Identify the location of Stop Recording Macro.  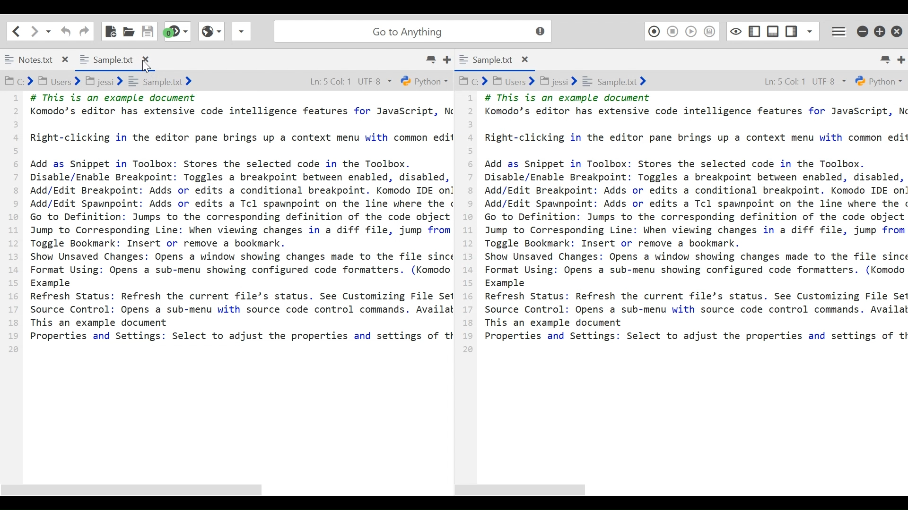
(672, 31).